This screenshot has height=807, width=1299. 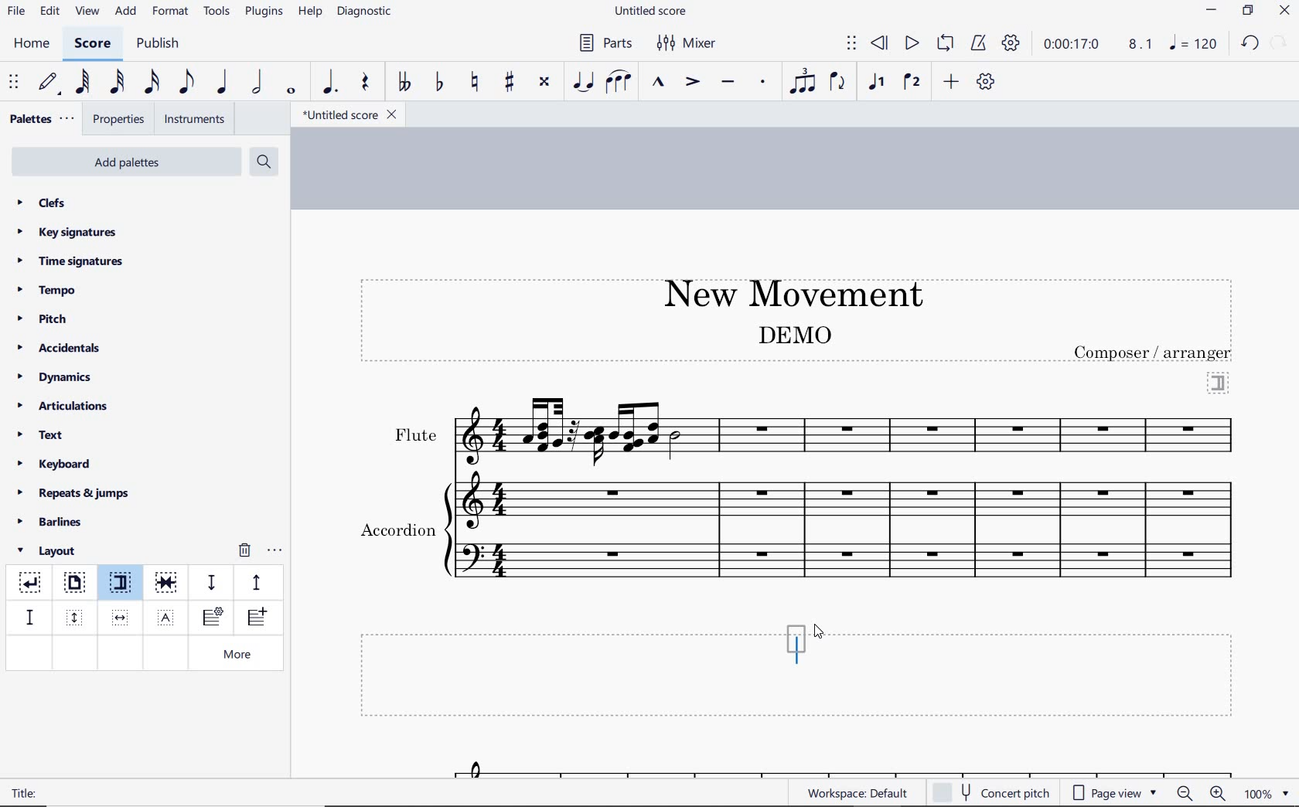 What do you see at coordinates (48, 319) in the screenshot?
I see `pitch` at bounding box center [48, 319].